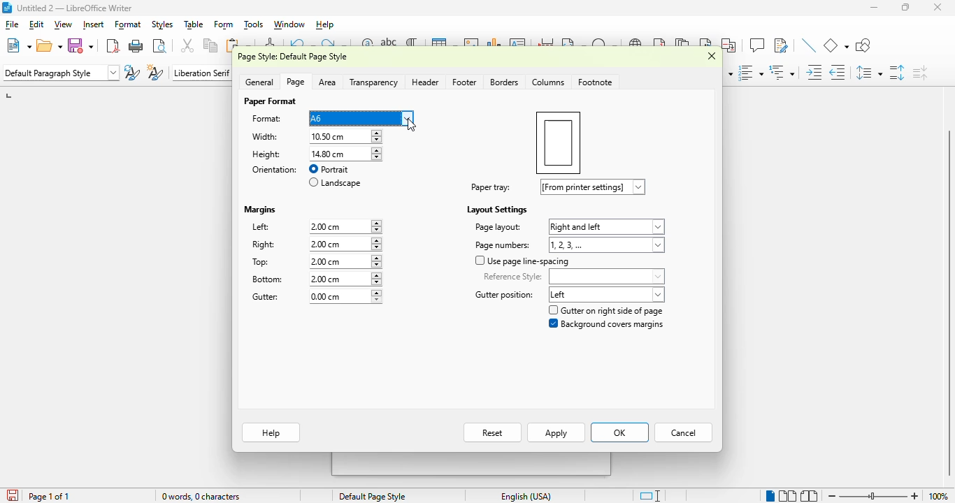  Describe the element at coordinates (554, 187) in the screenshot. I see `paper tray: [from printer settings]` at that location.